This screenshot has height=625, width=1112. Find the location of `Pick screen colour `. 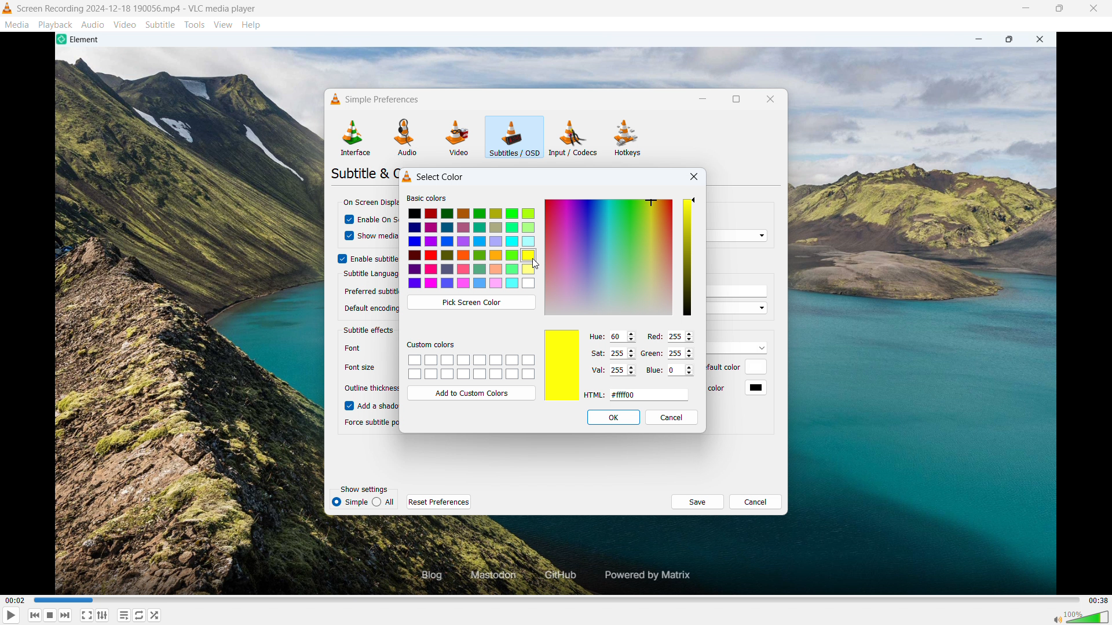

Pick screen colour  is located at coordinates (470, 302).